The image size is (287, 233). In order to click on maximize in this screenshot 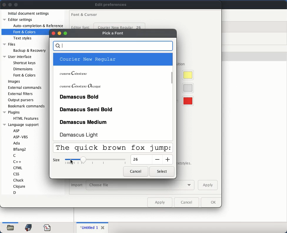, I will do `click(16, 4)`.